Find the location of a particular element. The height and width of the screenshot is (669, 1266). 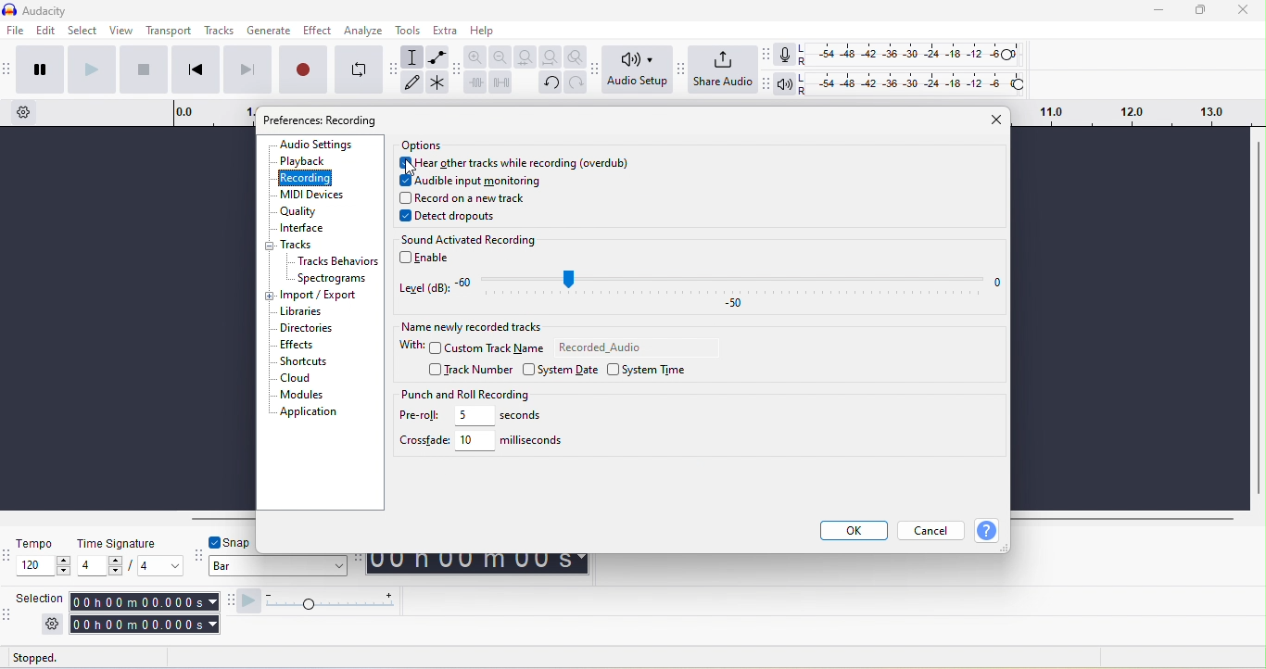

00 h 00 m 00 s is located at coordinates (145, 612).